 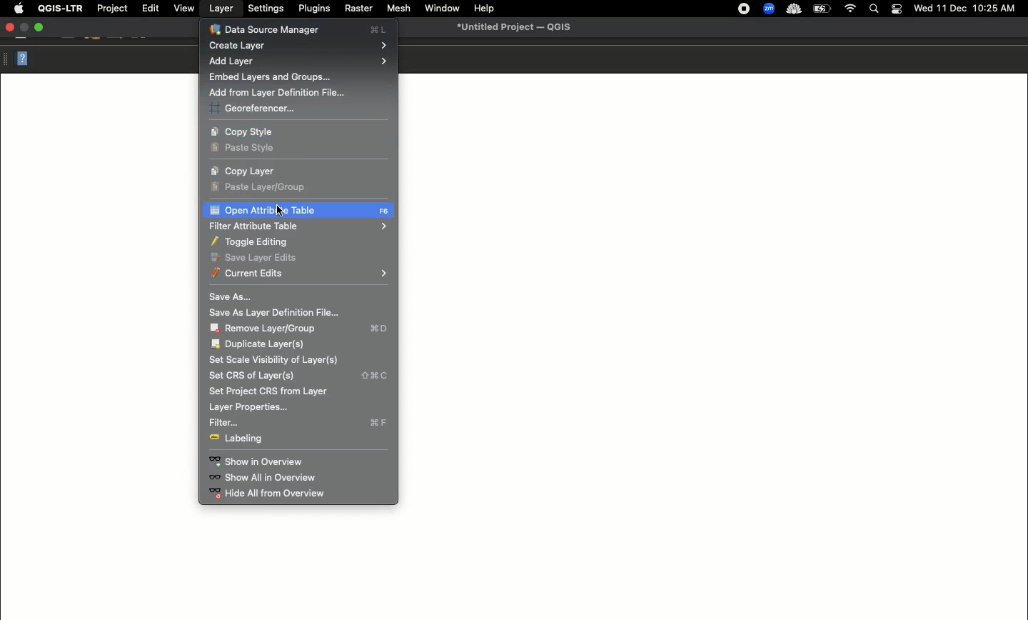 What do you see at coordinates (148, 8) in the screenshot?
I see `Edit` at bounding box center [148, 8].